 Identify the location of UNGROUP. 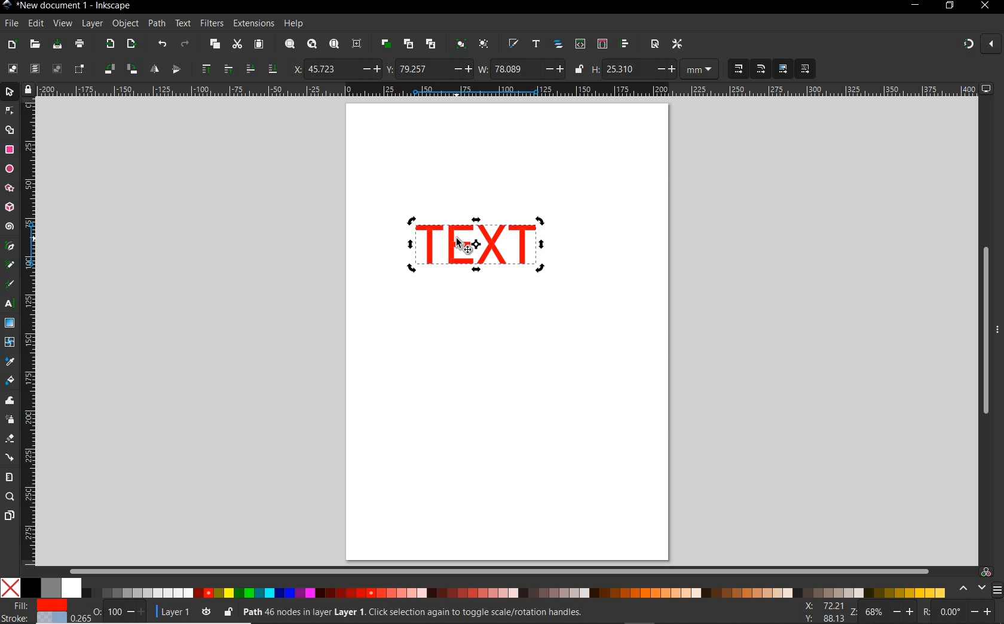
(484, 44).